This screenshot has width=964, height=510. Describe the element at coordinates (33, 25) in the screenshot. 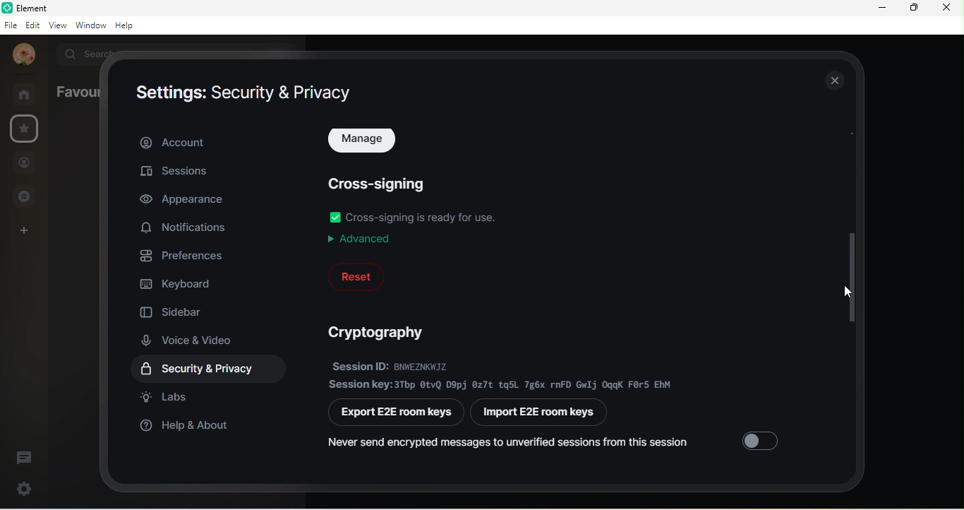

I see `edit` at that location.